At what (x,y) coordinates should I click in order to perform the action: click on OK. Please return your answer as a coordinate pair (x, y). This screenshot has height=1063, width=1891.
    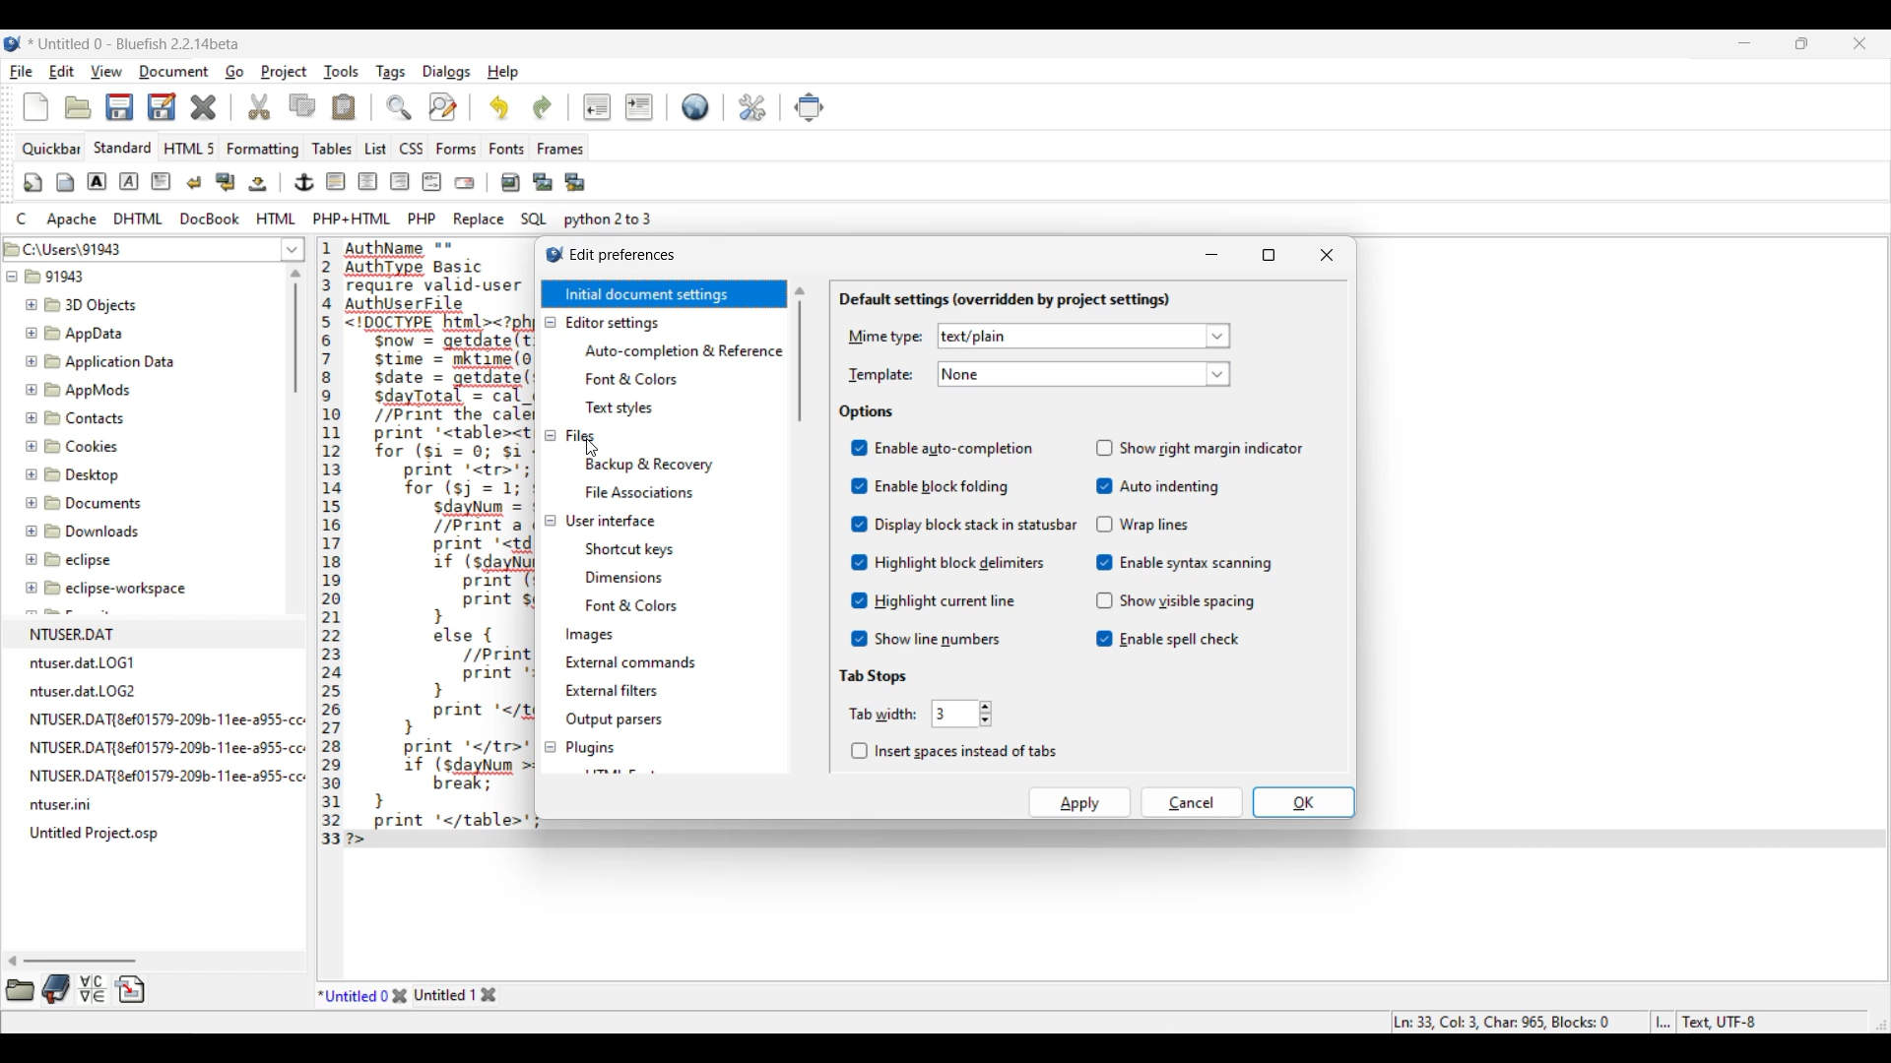
    Looking at the image, I should click on (1304, 802).